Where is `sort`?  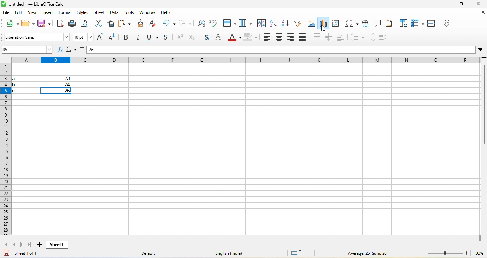 sort is located at coordinates (262, 23).